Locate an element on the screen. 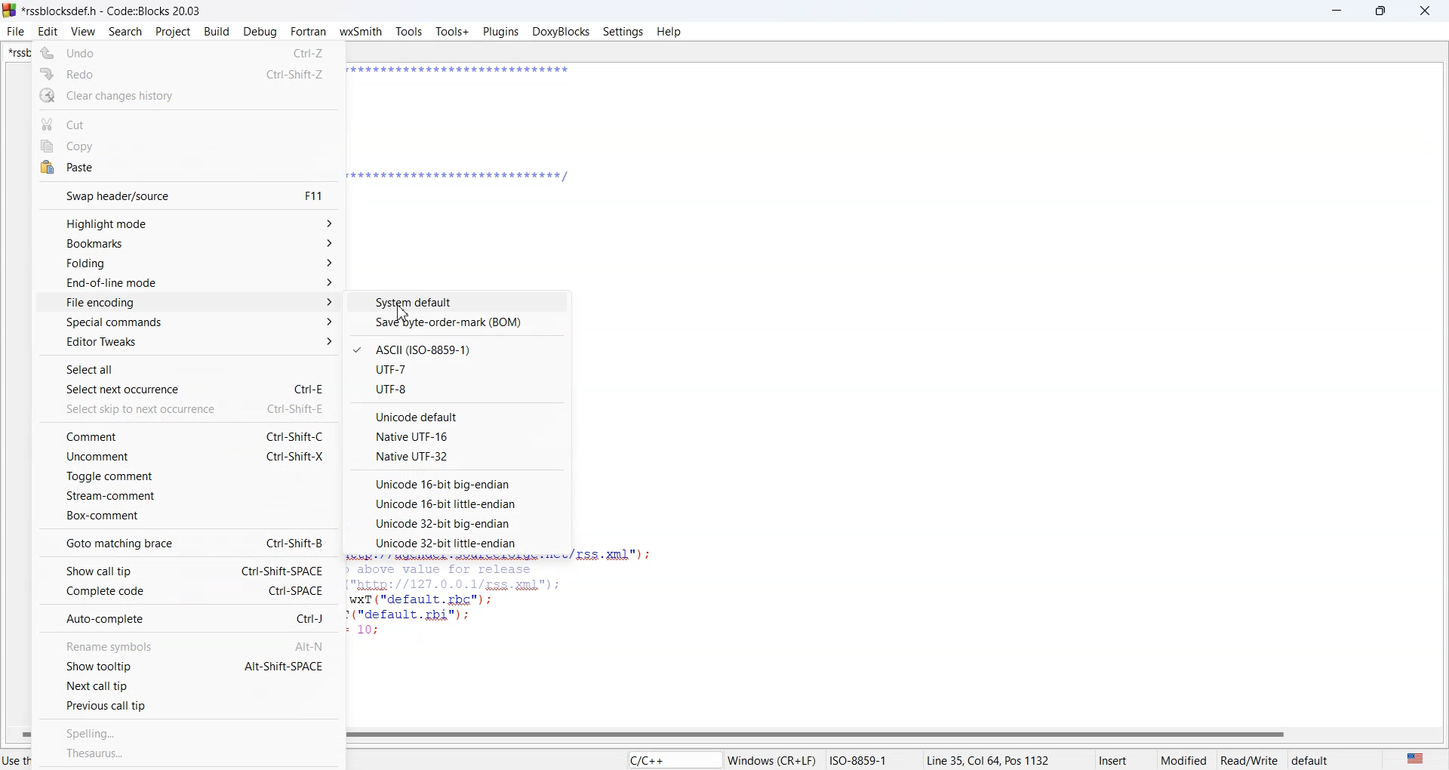 This screenshot has height=770, width=1449. select skip to next occurrence is located at coordinates (190, 408).